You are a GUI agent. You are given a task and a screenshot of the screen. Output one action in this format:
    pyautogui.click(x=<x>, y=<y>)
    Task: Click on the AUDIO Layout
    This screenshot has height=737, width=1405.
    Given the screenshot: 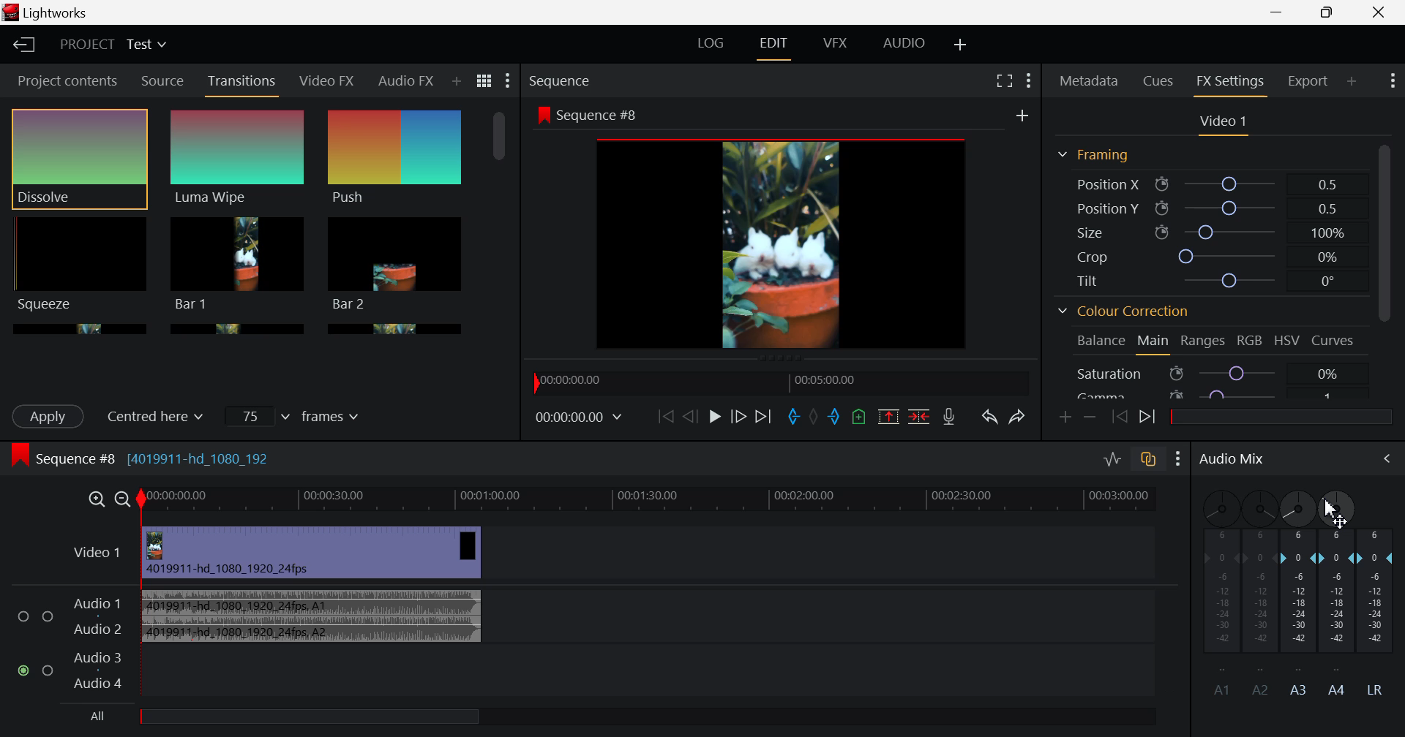 What is the action you would take?
    pyautogui.click(x=907, y=45)
    